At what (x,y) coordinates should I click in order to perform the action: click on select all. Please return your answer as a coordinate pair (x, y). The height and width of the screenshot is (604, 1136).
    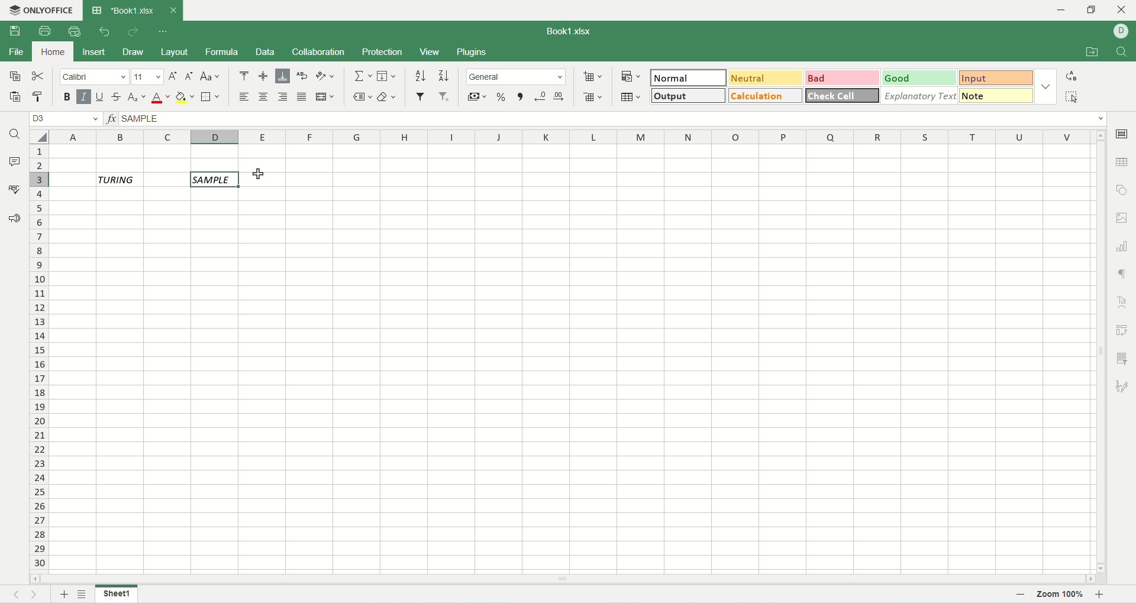
    Looking at the image, I should click on (38, 137).